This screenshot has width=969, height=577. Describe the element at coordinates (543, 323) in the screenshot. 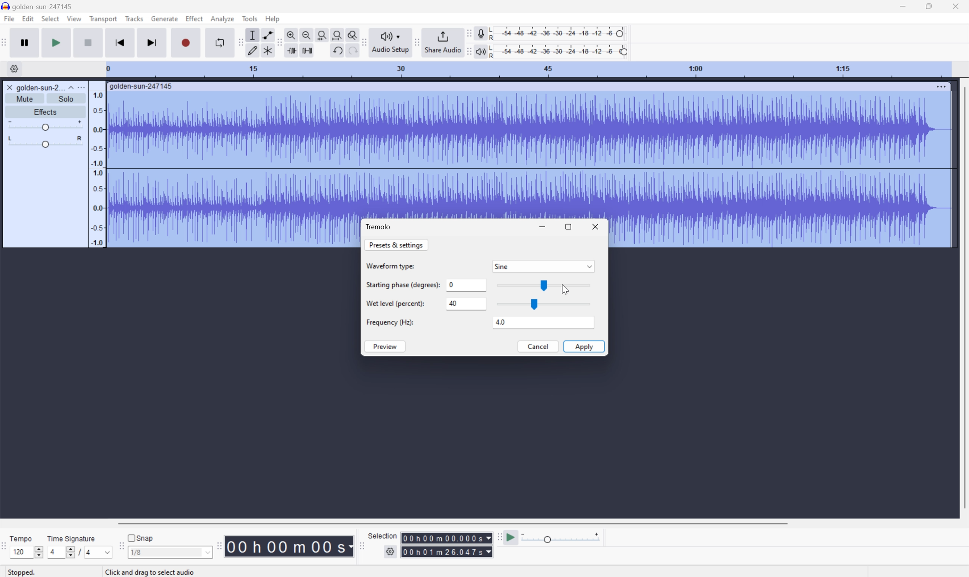

I see `4.0` at that location.